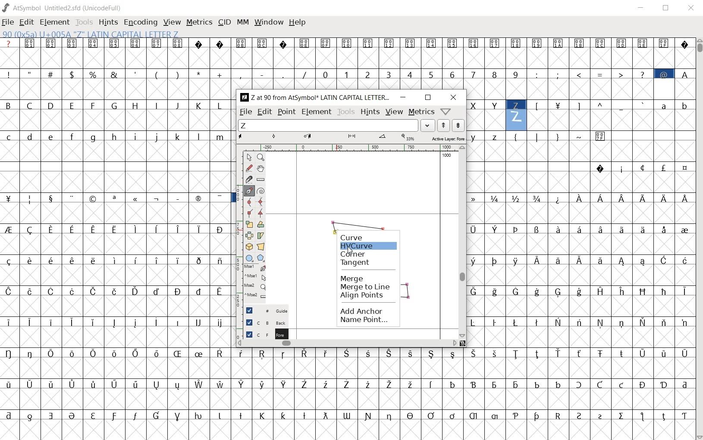 This screenshot has width=703, height=440. I want to click on 90(0x5a) U+005A "Z" LATIN CAPITAL LETTER Z, so click(516, 115).